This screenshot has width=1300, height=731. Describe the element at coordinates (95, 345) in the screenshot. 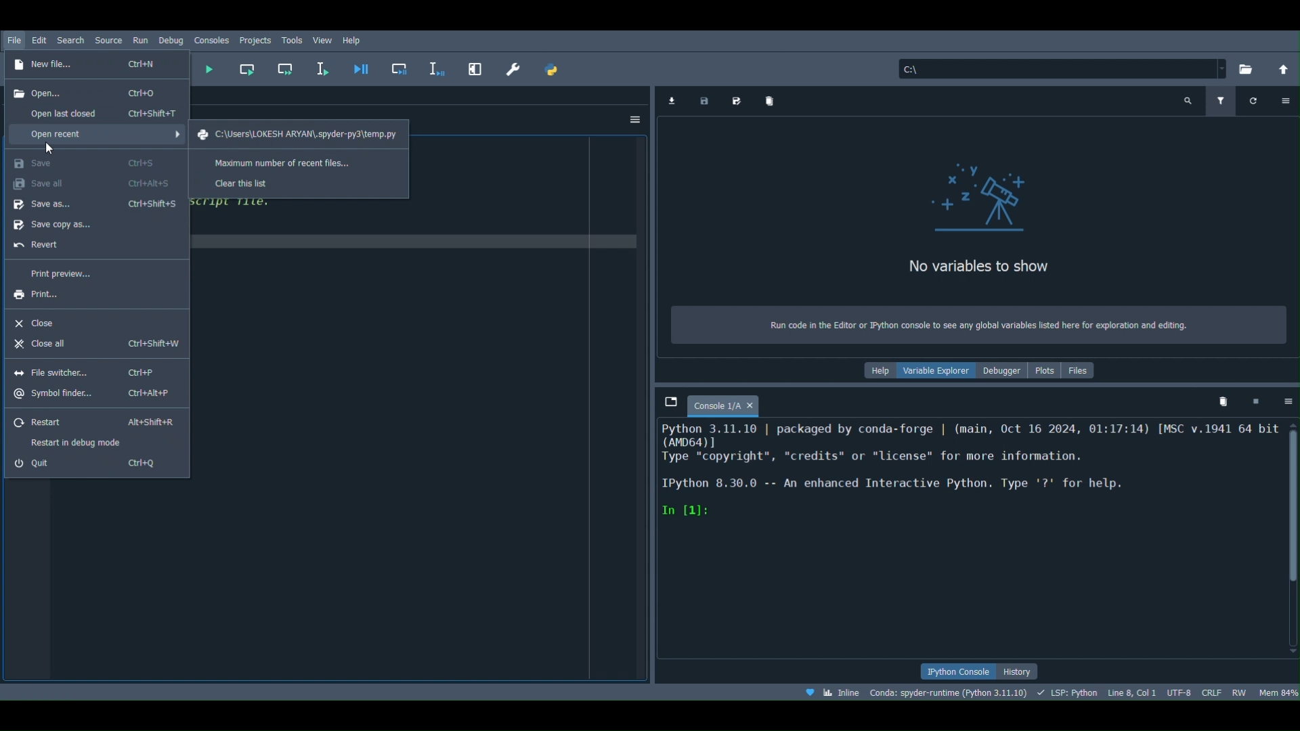

I see `Close all` at that location.